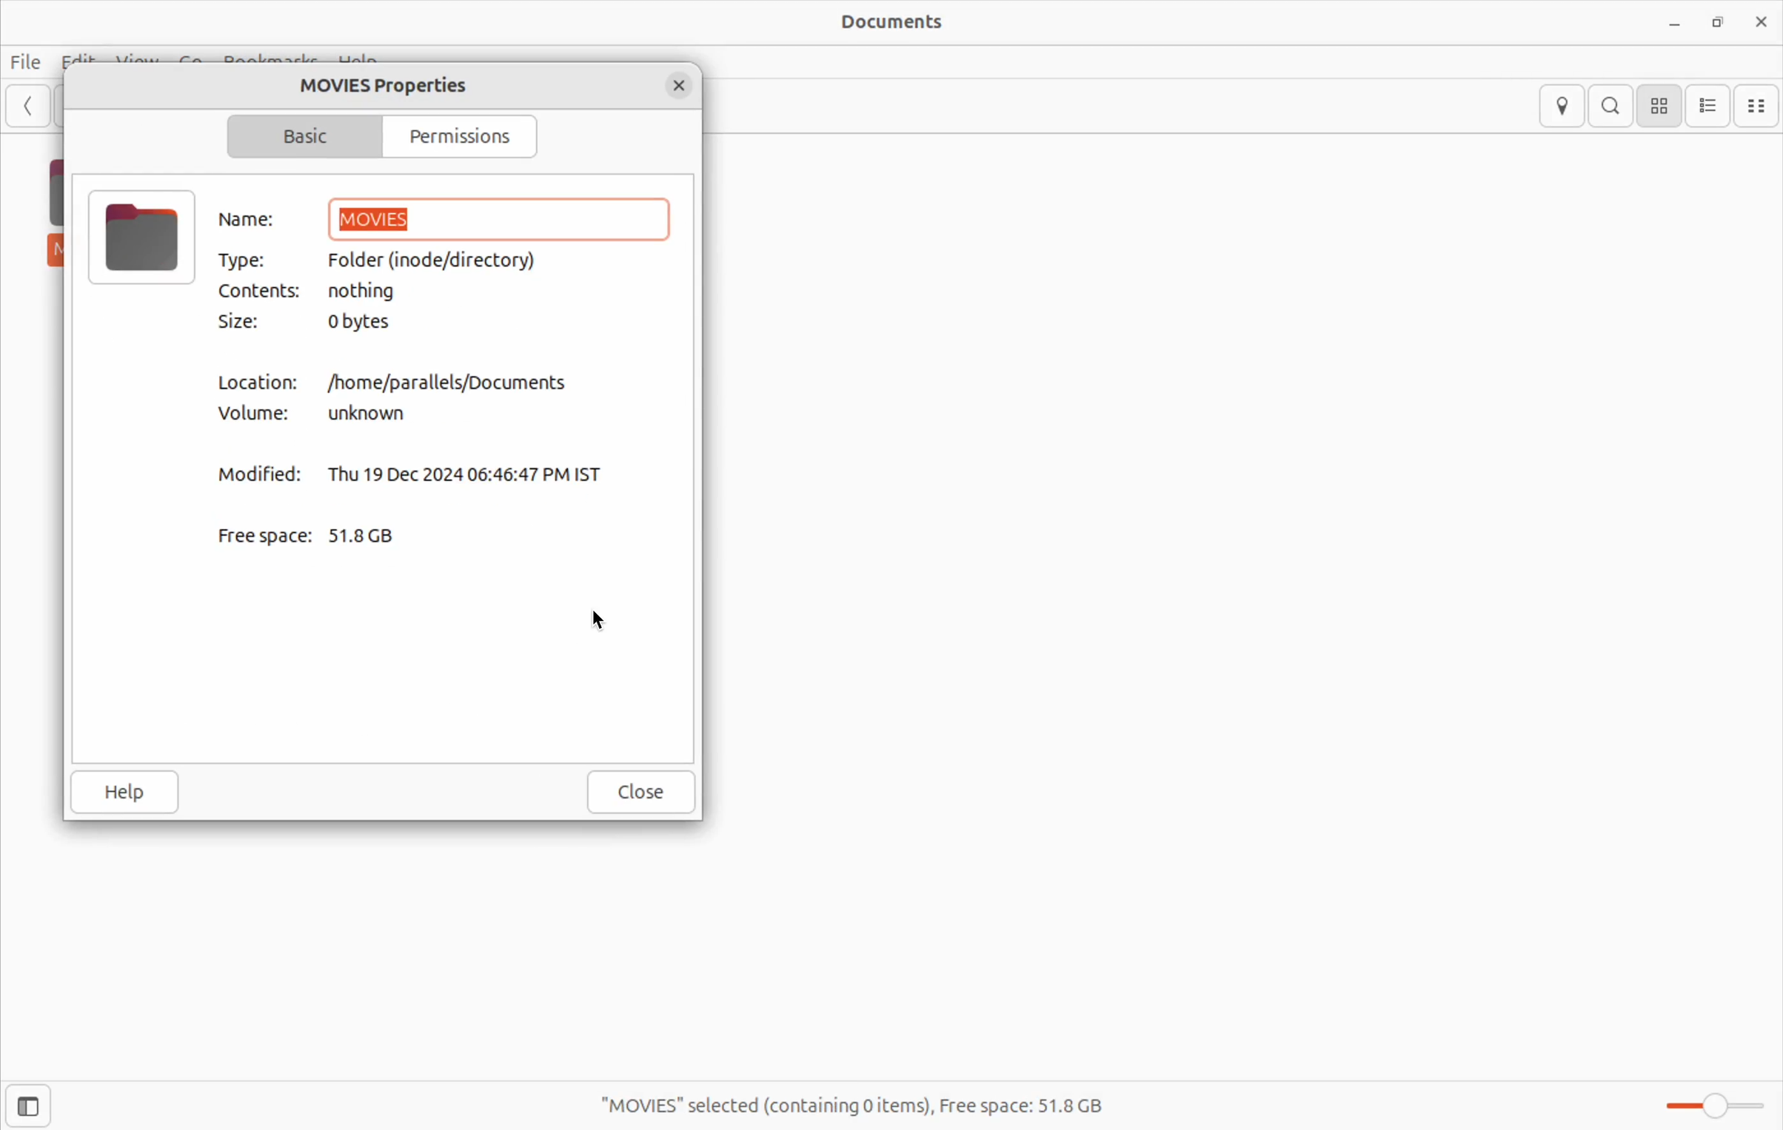  I want to click on icon view, so click(1659, 104).